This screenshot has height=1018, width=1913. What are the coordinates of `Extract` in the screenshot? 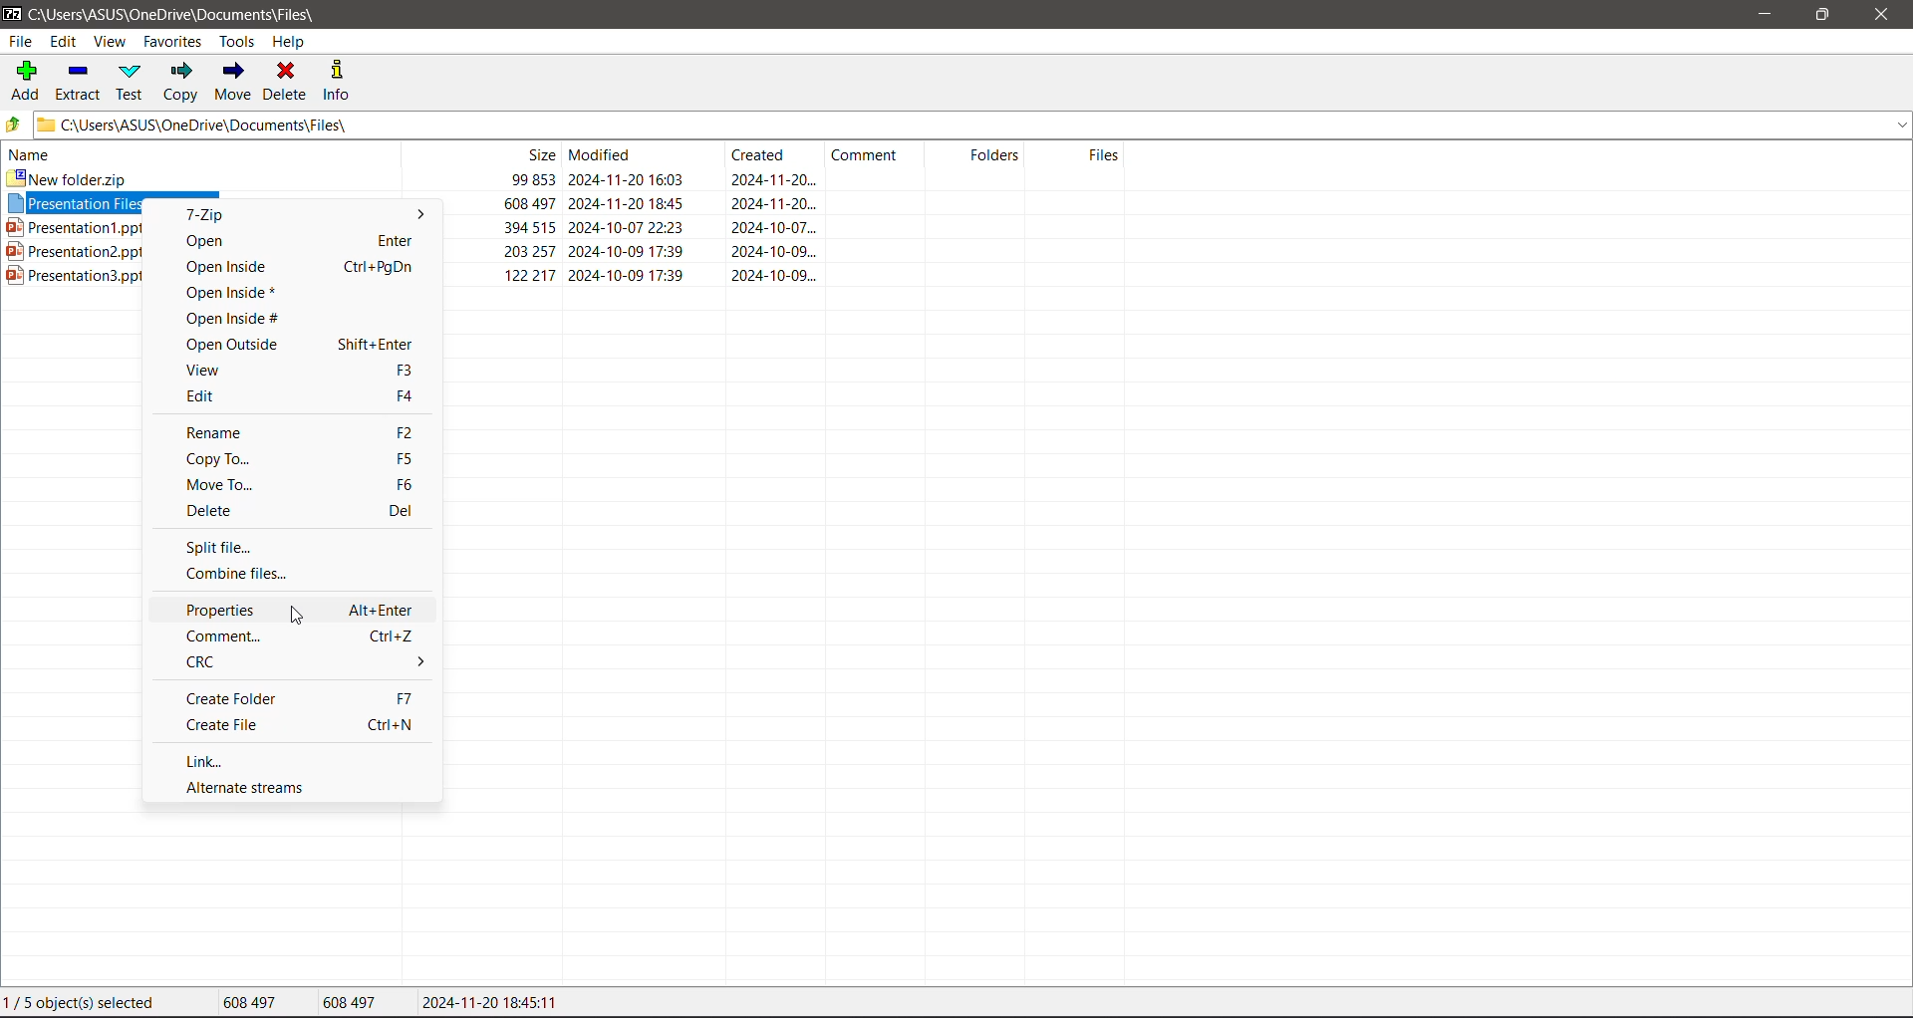 It's located at (76, 82).